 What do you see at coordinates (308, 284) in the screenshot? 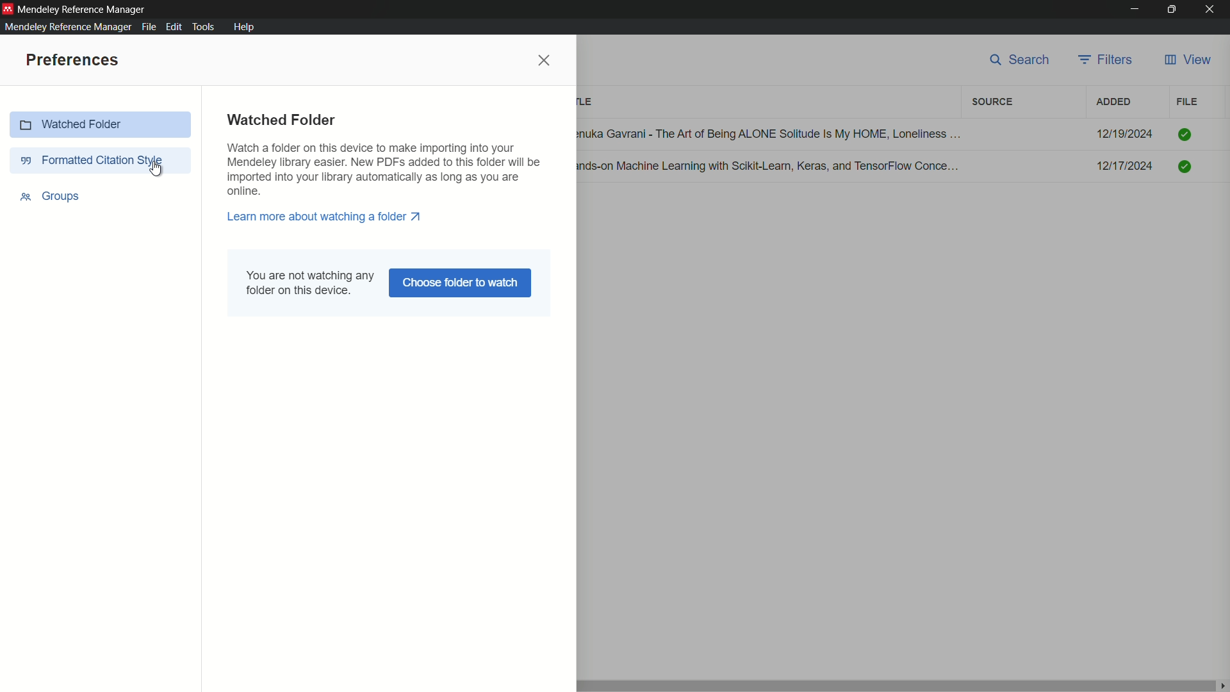
I see `You are not watching any folder on this device` at bounding box center [308, 284].